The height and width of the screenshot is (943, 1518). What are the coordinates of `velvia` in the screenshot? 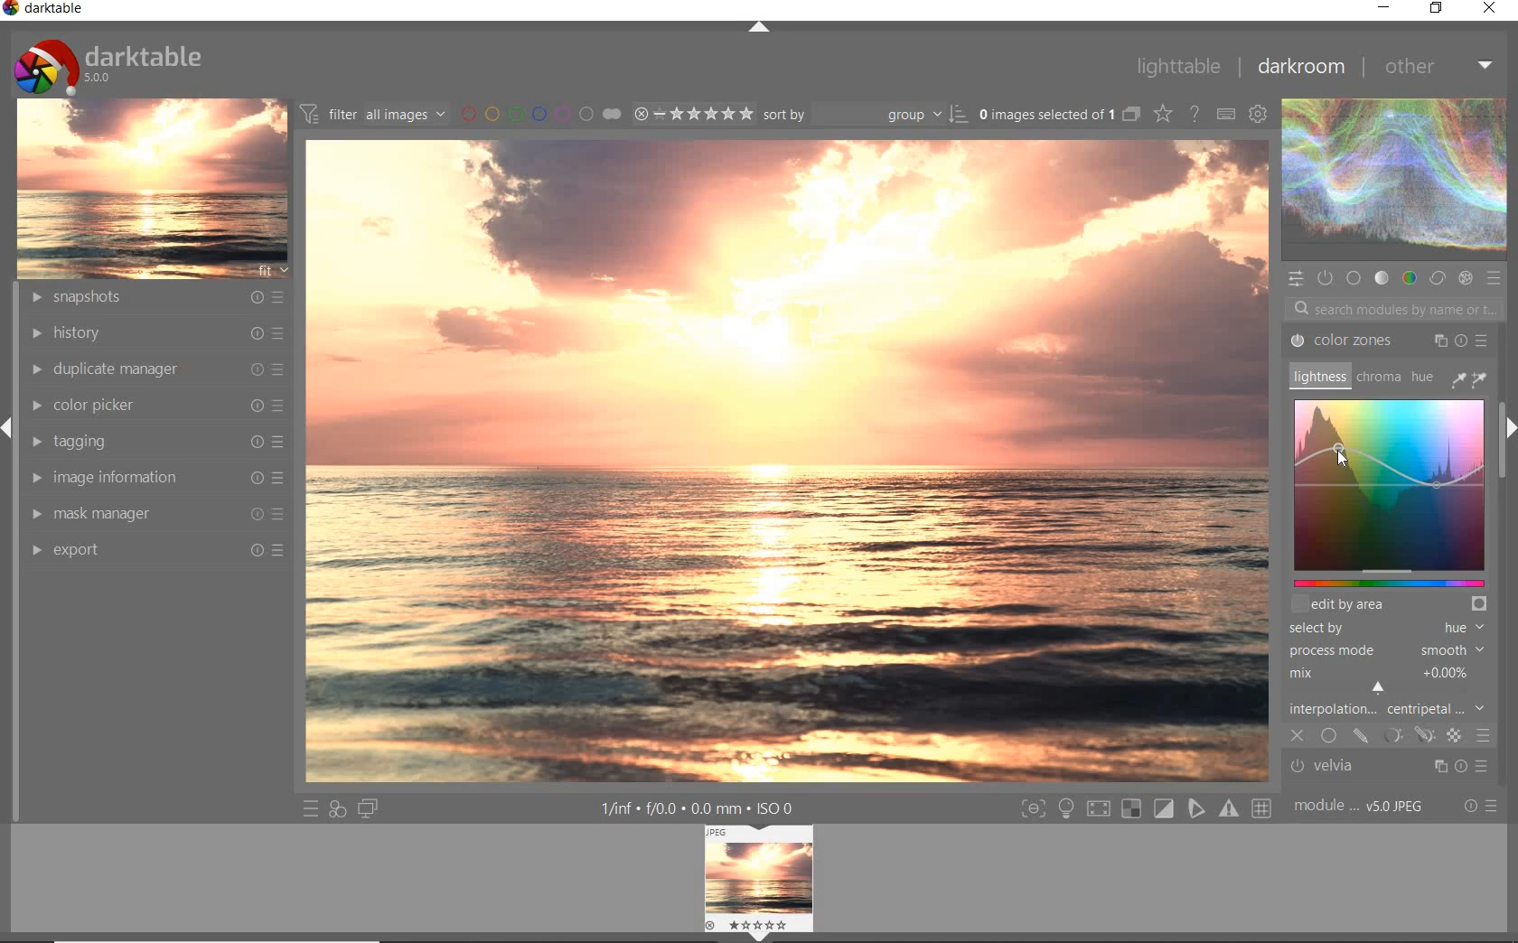 It's located at (1383, 768).